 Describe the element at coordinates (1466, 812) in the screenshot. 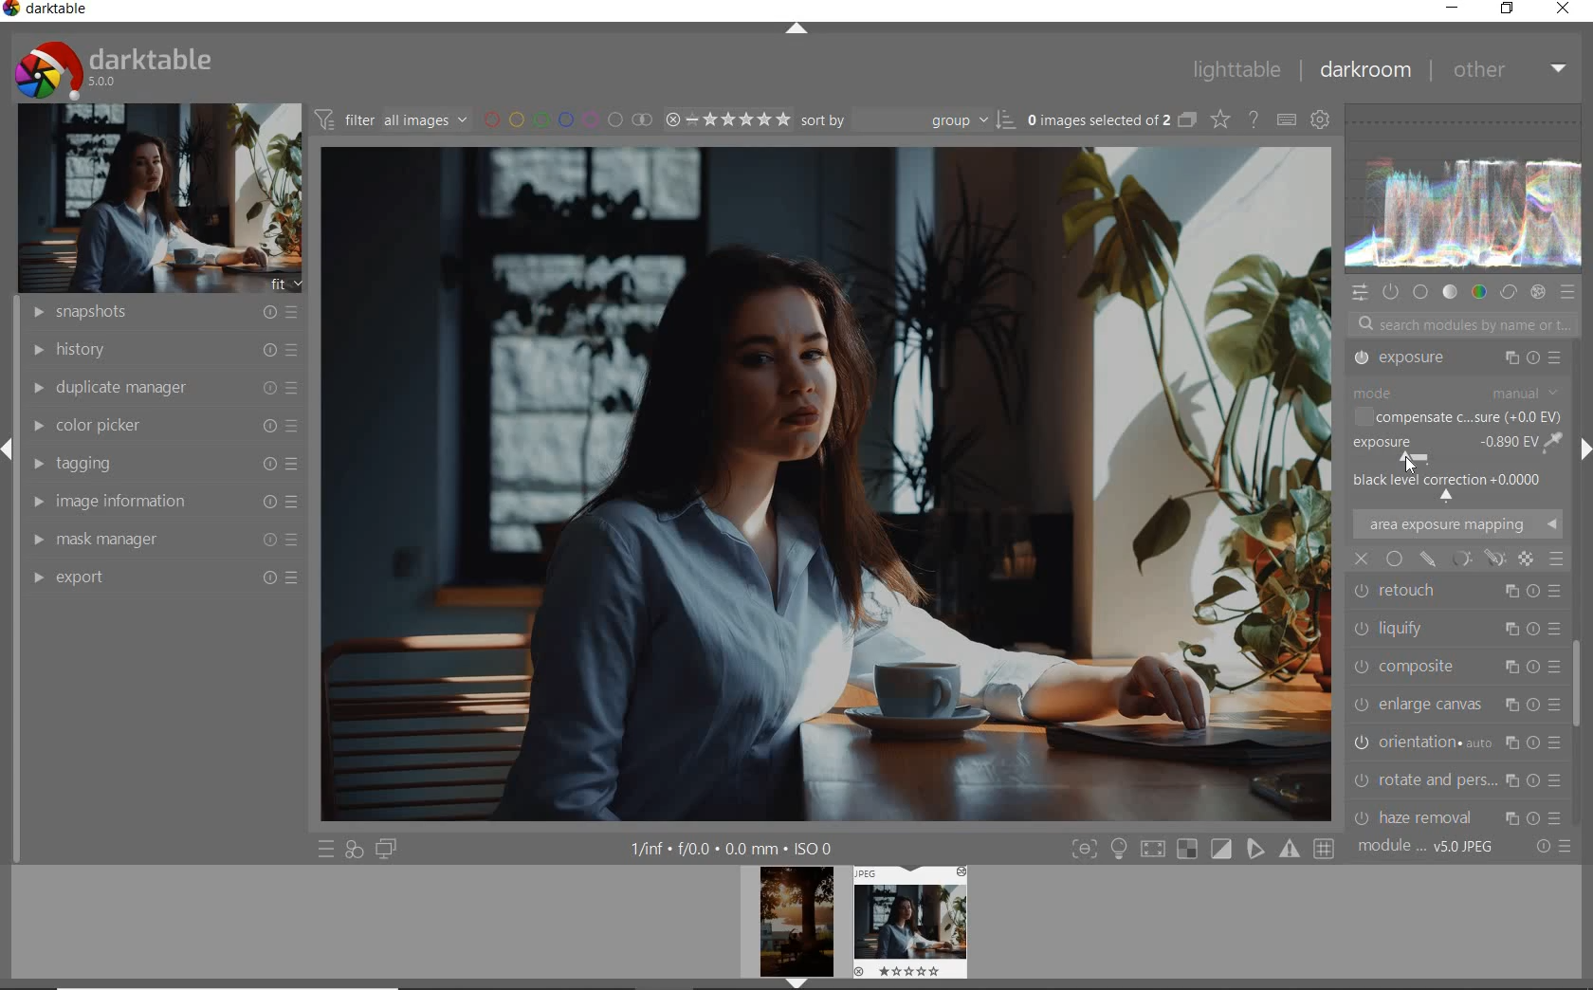

I see `SCALE PIXELS` at that location.